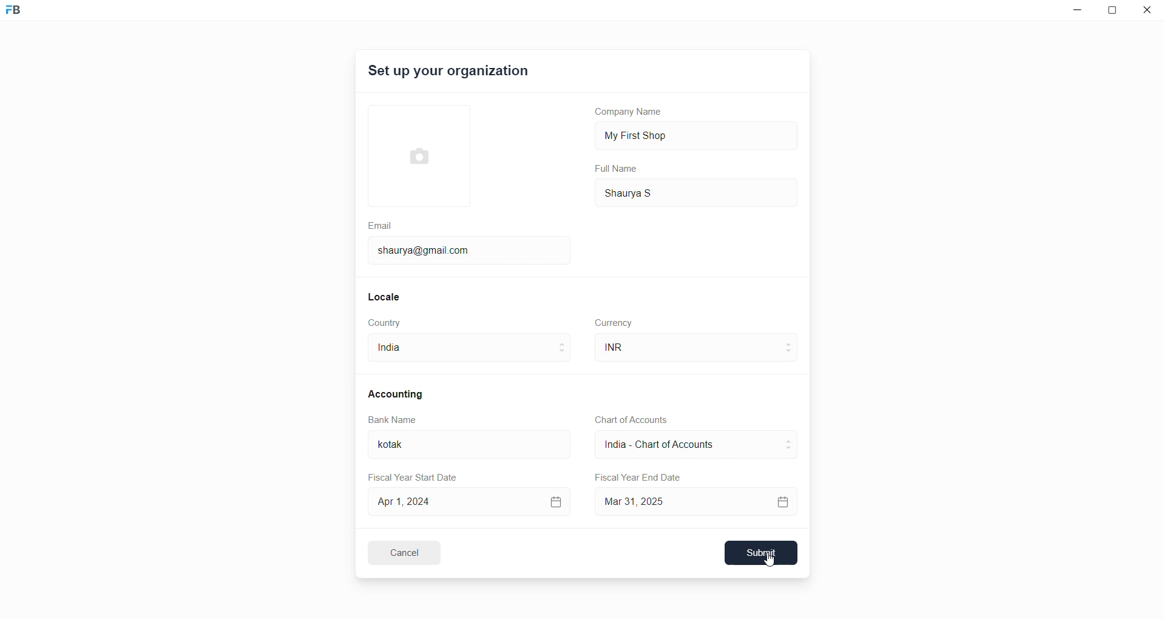 This screenshot has width=1164, height=619. Describe the element at coordinates (666, 446) in the screenshot. I see `India - Chart of Account` at that location.